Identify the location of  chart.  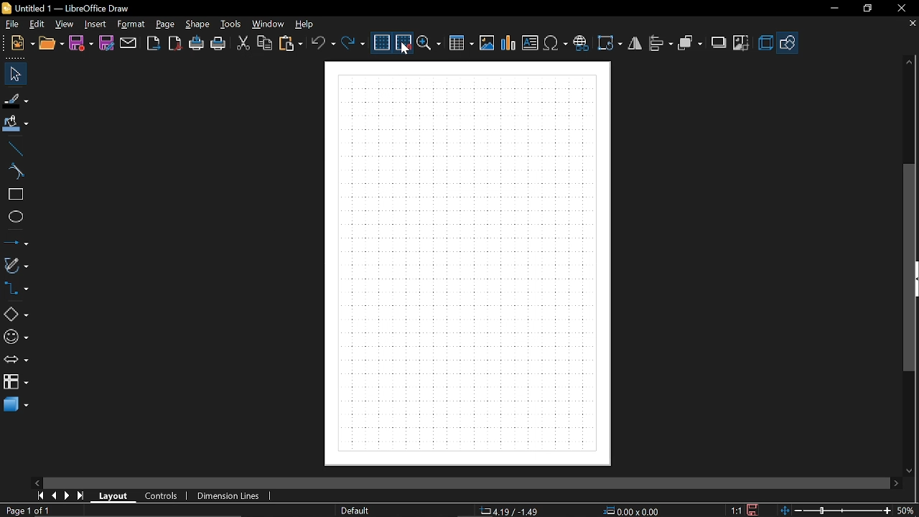
(509, 42).